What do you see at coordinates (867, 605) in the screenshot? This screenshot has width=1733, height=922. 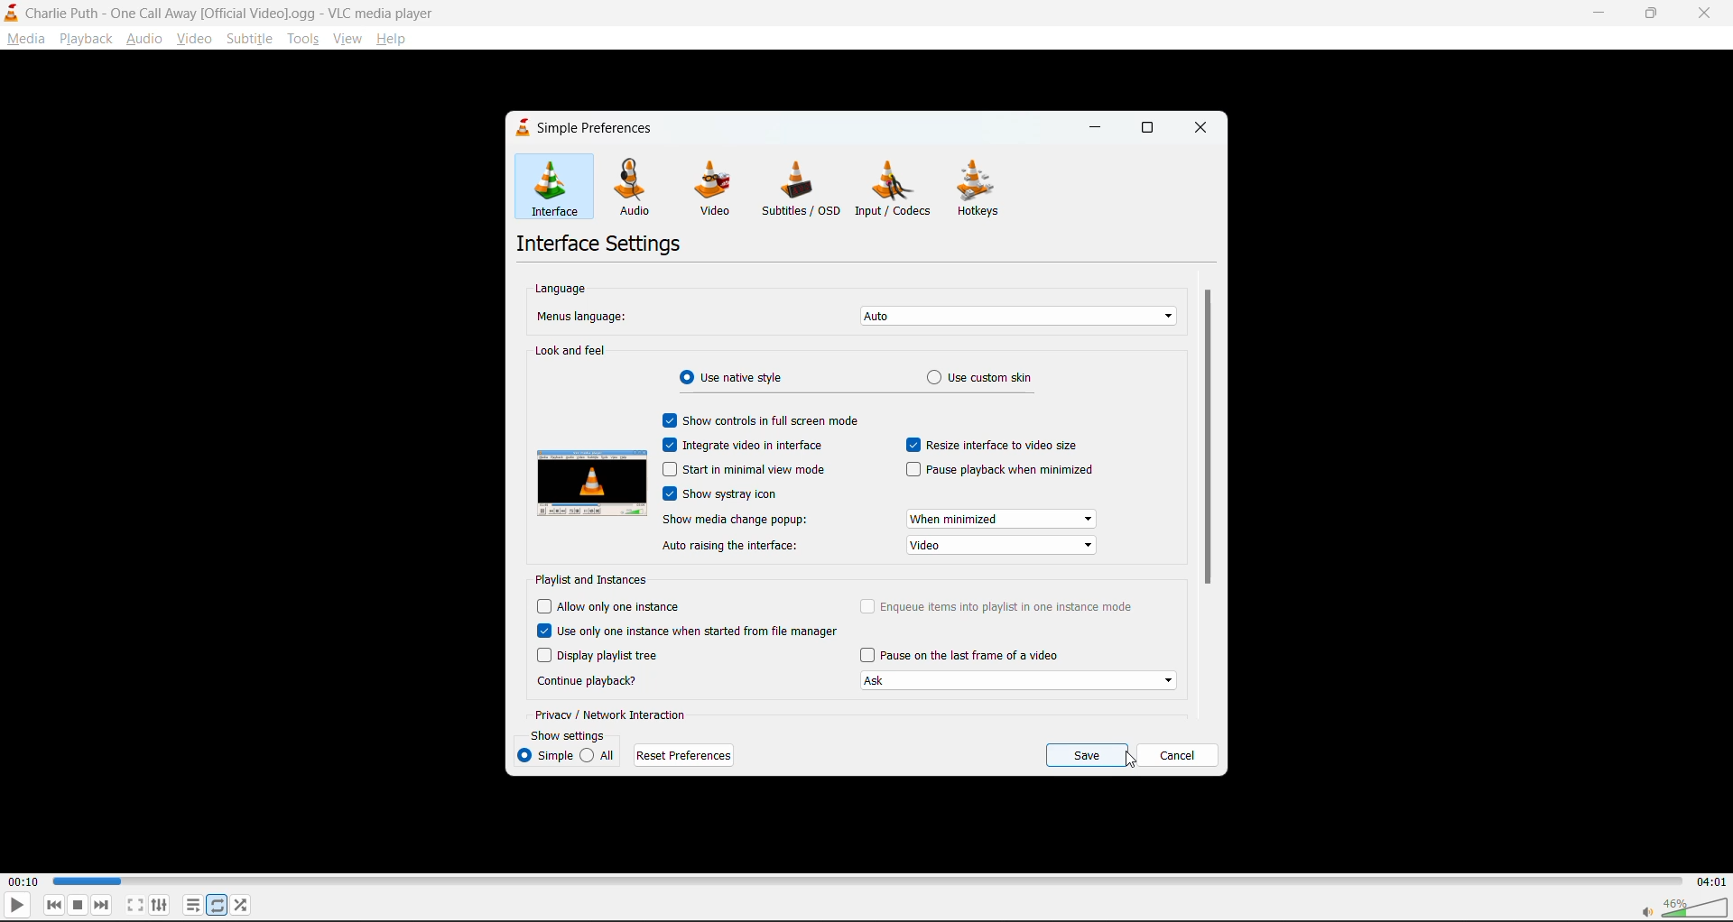 I see `Checbox` at bounding box center [867, 605].